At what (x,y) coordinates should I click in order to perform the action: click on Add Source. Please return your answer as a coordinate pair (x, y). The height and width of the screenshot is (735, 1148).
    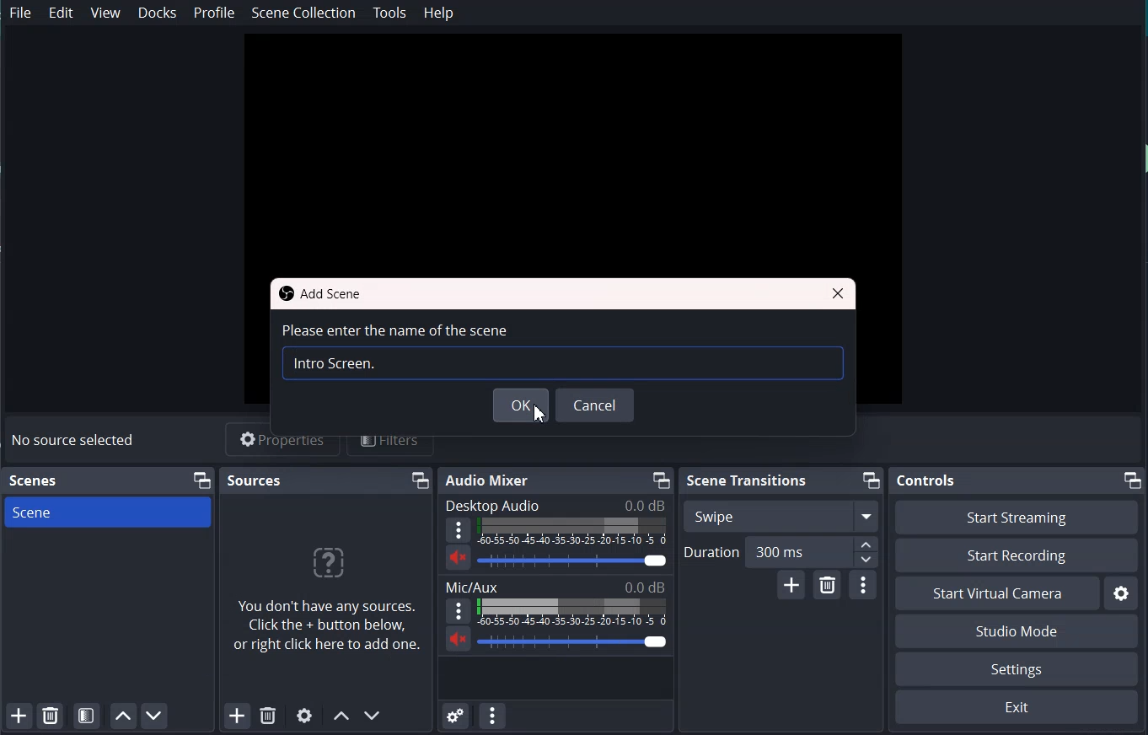
    Looking at the image, I should click on (237, 716).